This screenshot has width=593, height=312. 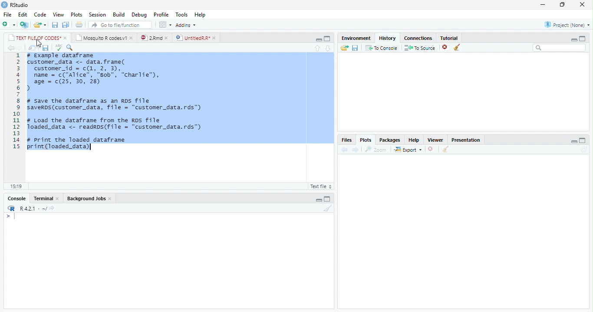 What do you see at coordinates (562, 5) in the screenshot?
I see `restore` at bounding box center [562, 5].